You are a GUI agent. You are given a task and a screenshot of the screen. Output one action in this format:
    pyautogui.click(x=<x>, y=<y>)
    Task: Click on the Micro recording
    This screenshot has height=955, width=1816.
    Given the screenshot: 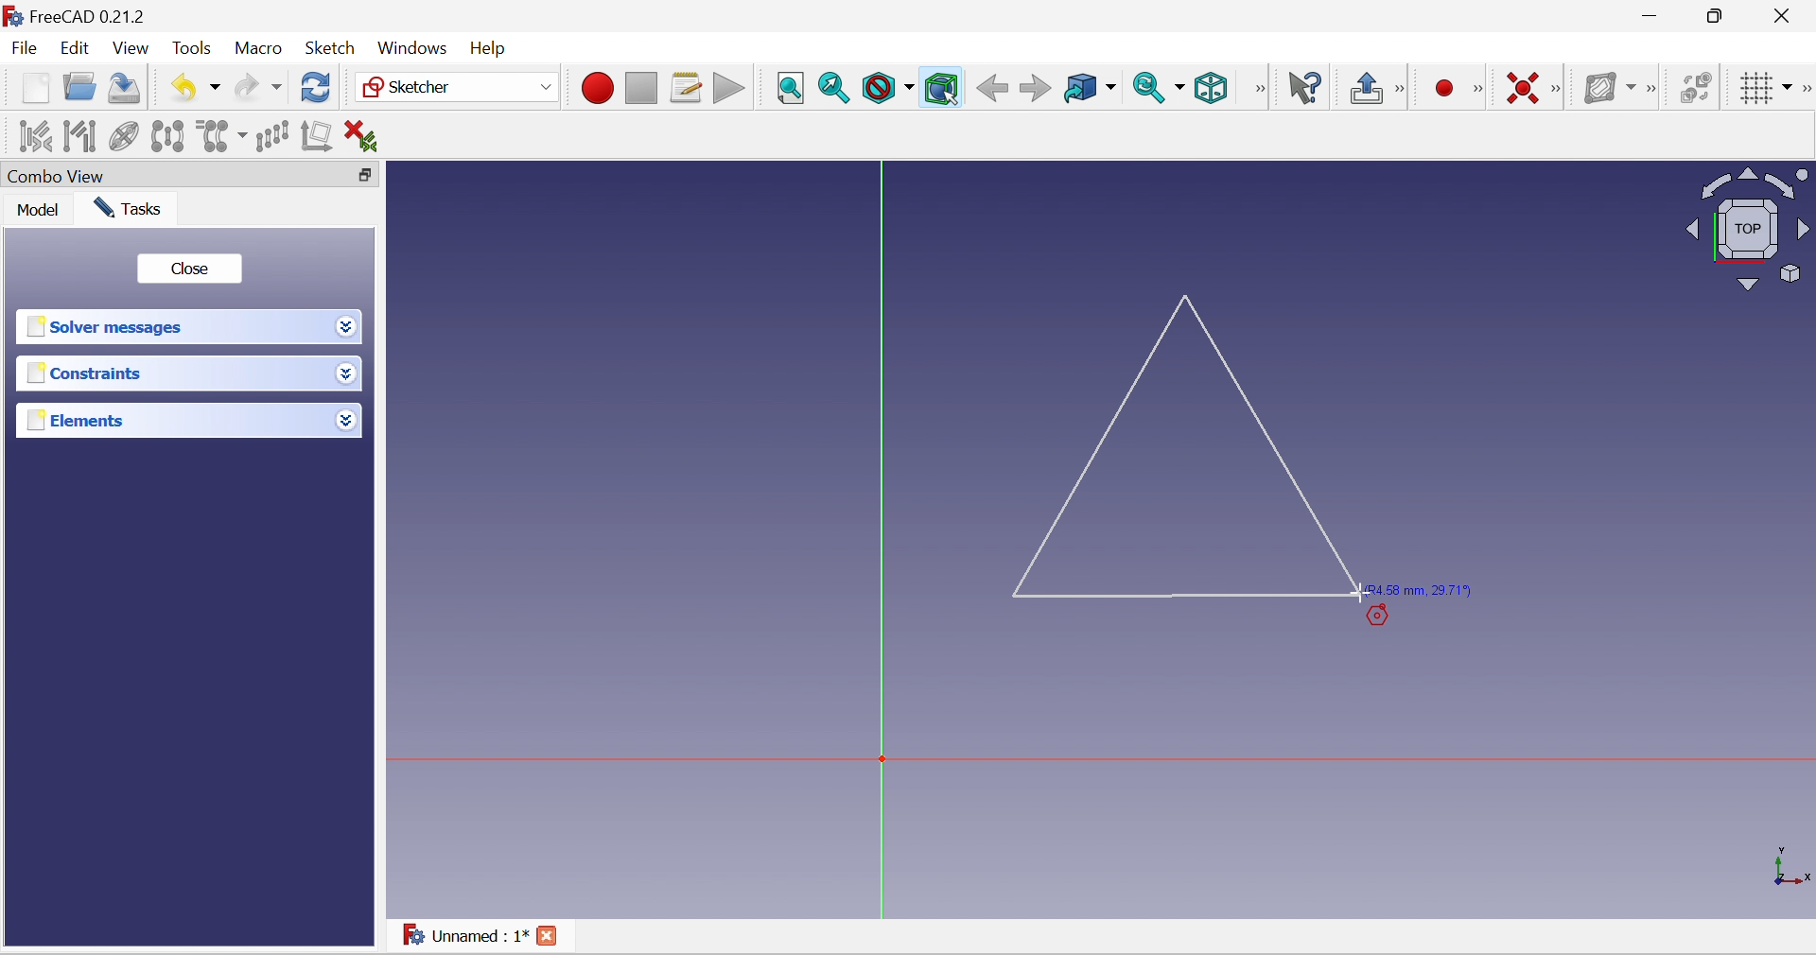 What is the action you would take?
    pyautogui.click(x=1445, y=90)
    